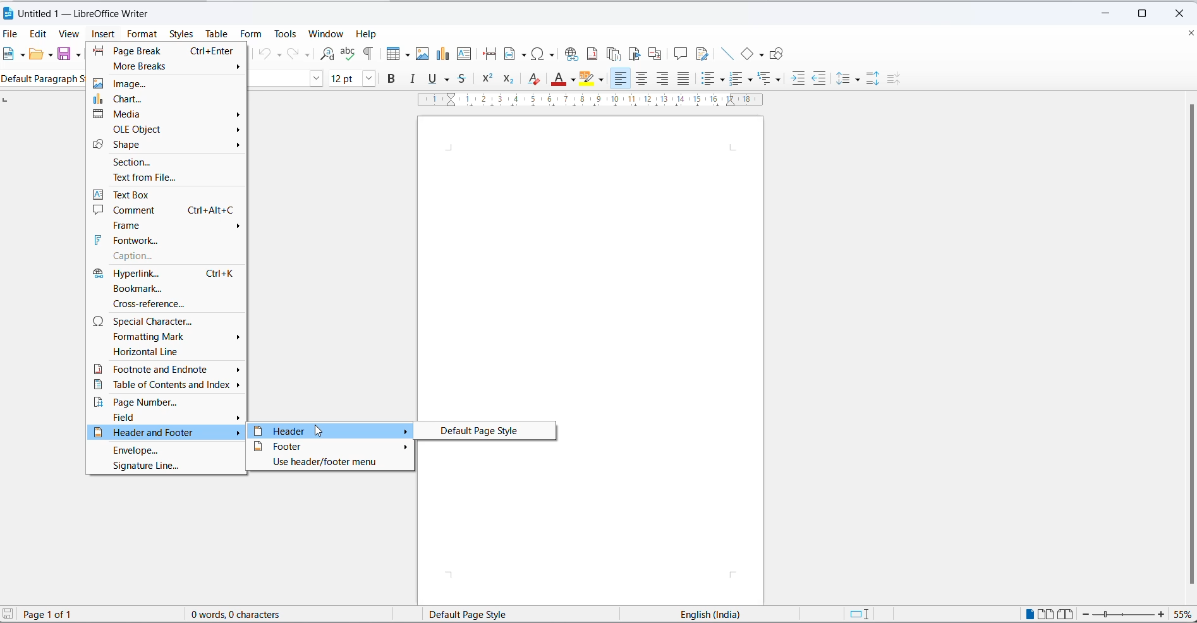 This screenshot has height=623, width=1197. What do you see at coordinates (710, 79) in the screenshot?
I see `toggle unordered list` at bounding box center [710, 79].